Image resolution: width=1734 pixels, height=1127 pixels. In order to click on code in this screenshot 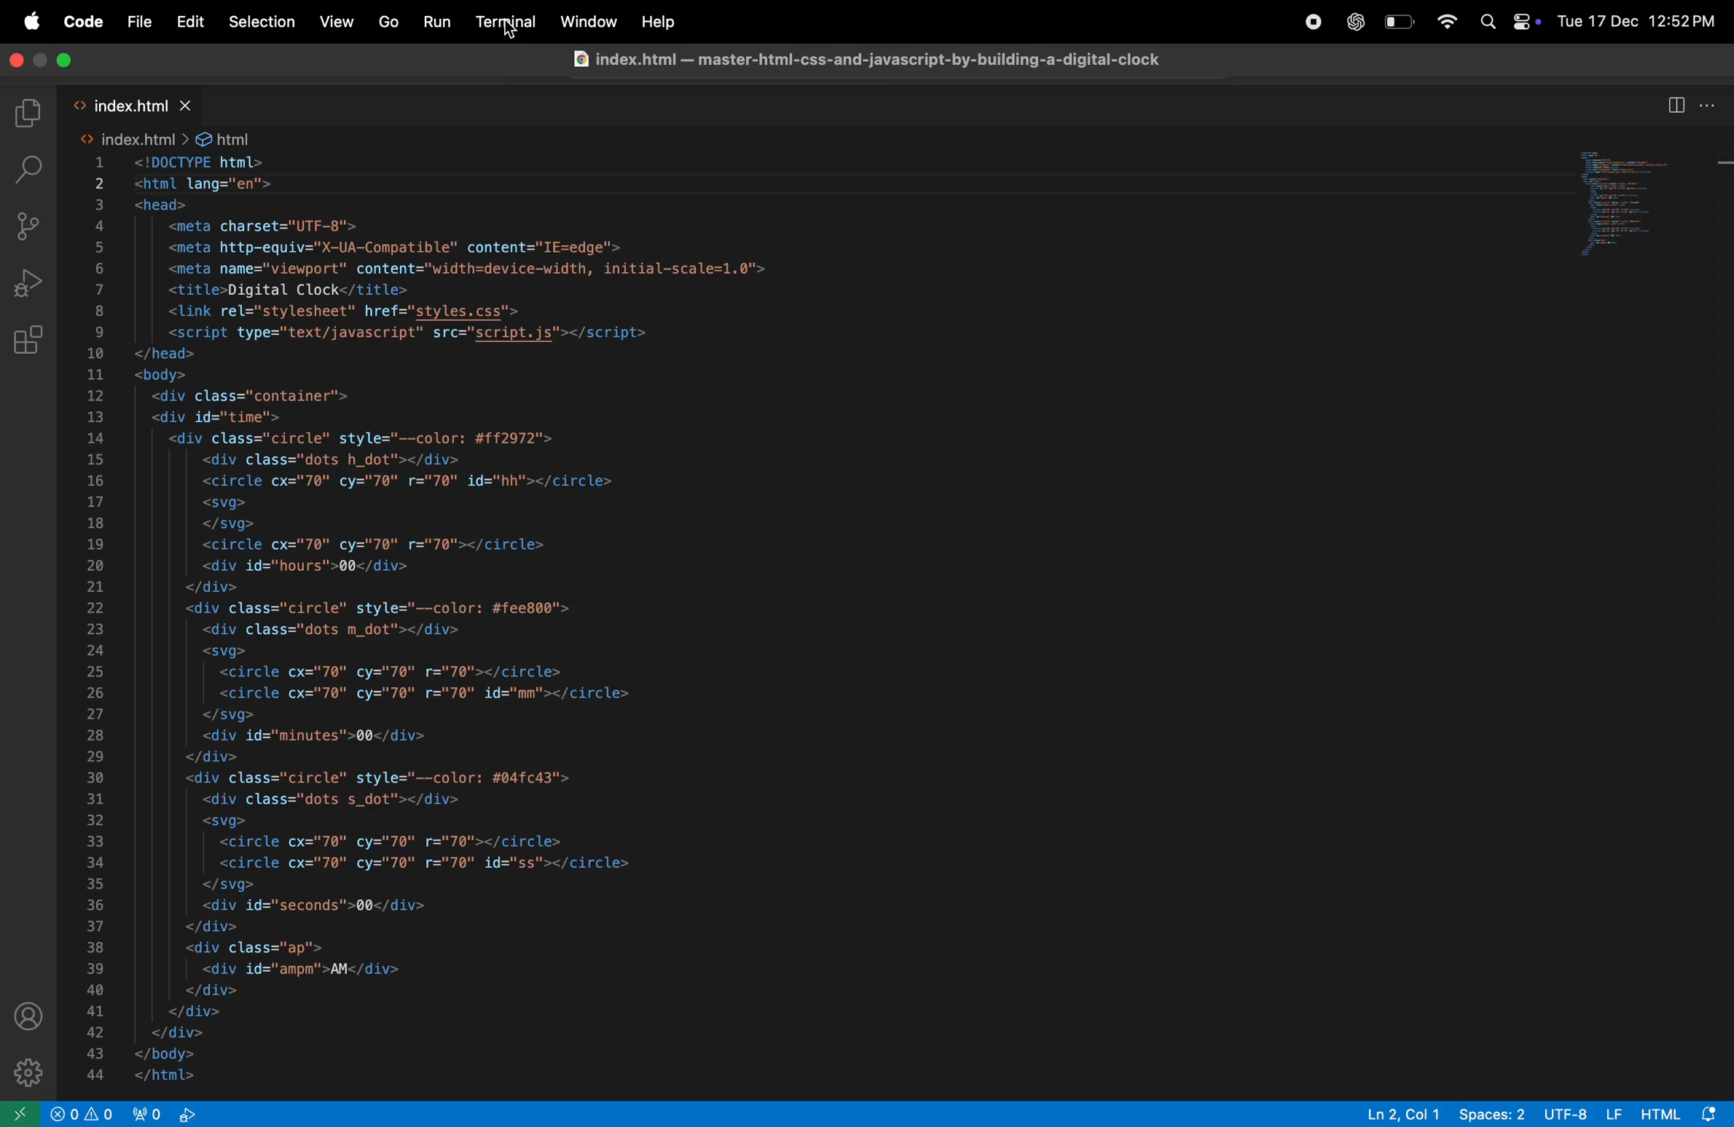, I will do `click(79, 22)`.